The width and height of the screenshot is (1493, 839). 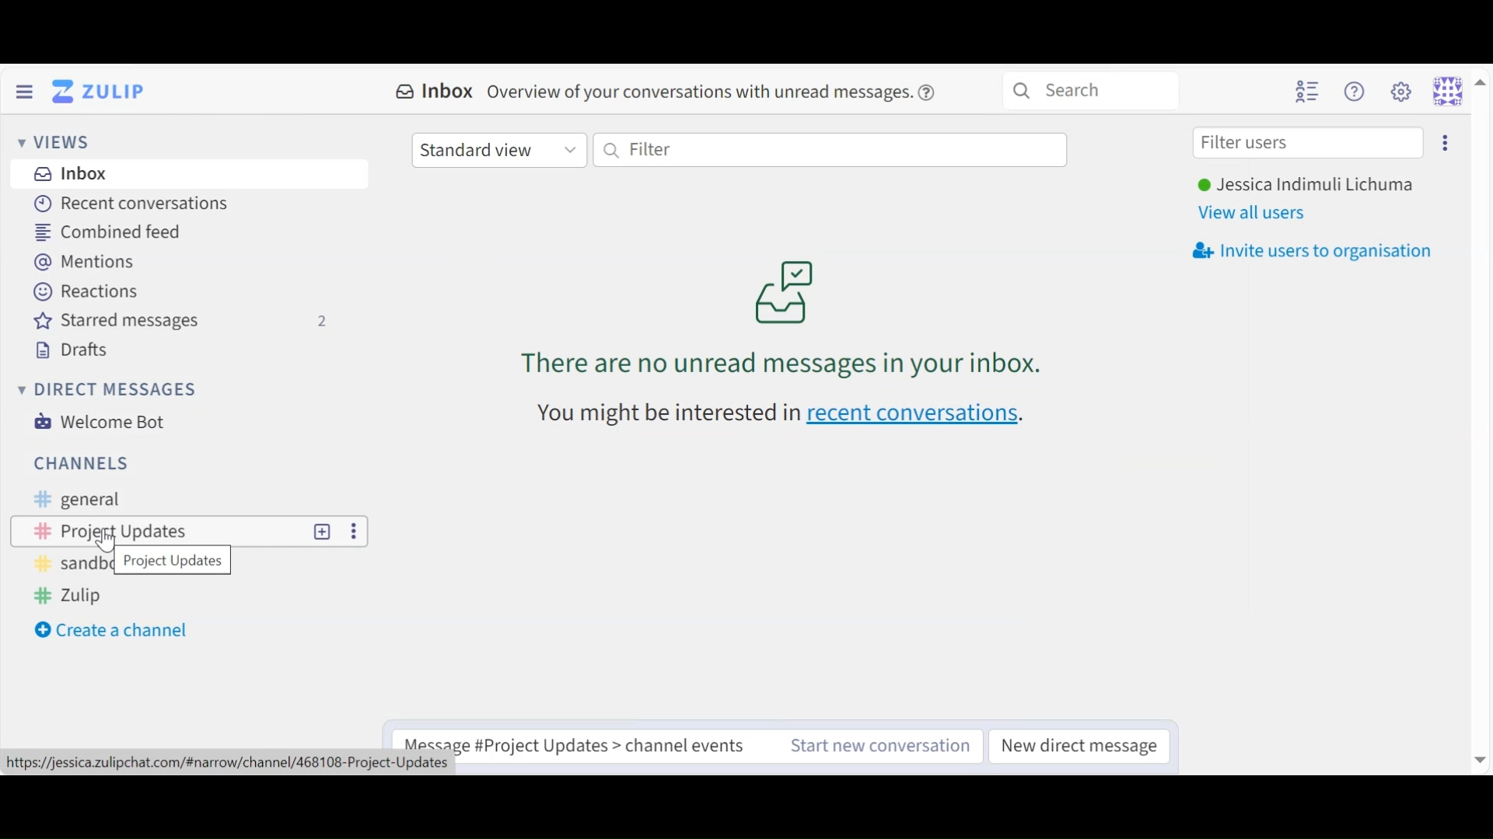 What do you see at coordinates (174, 562) in the screenshot?
I see `pop up message` at bounding box center [174, 562].